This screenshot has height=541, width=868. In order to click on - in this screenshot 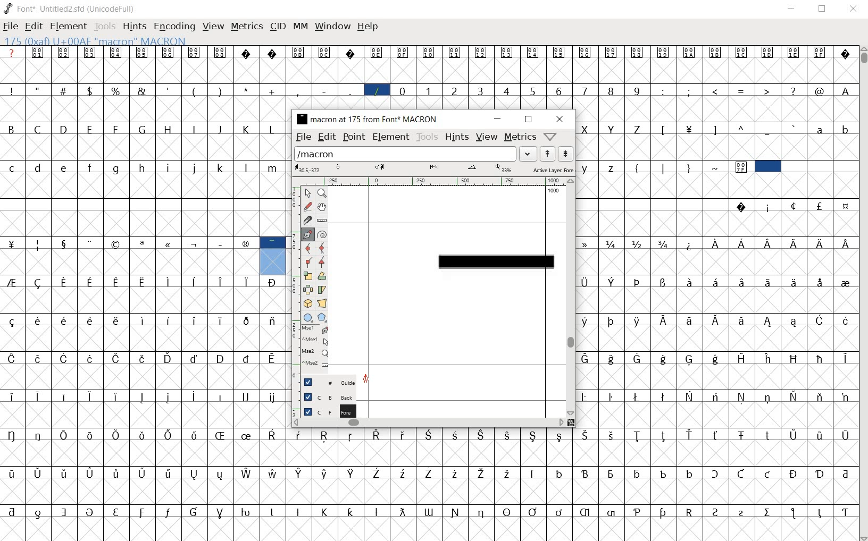, I will do `click(324, 90)`.